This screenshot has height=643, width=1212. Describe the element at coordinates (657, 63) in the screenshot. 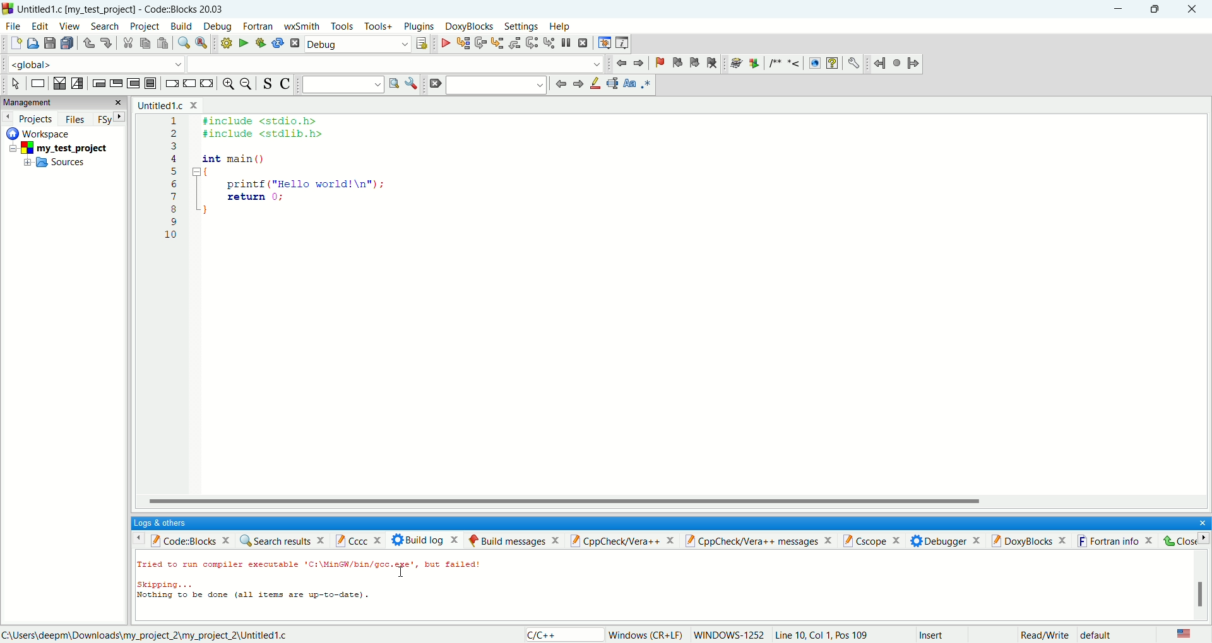

I see `toggle bookmark` at that location.